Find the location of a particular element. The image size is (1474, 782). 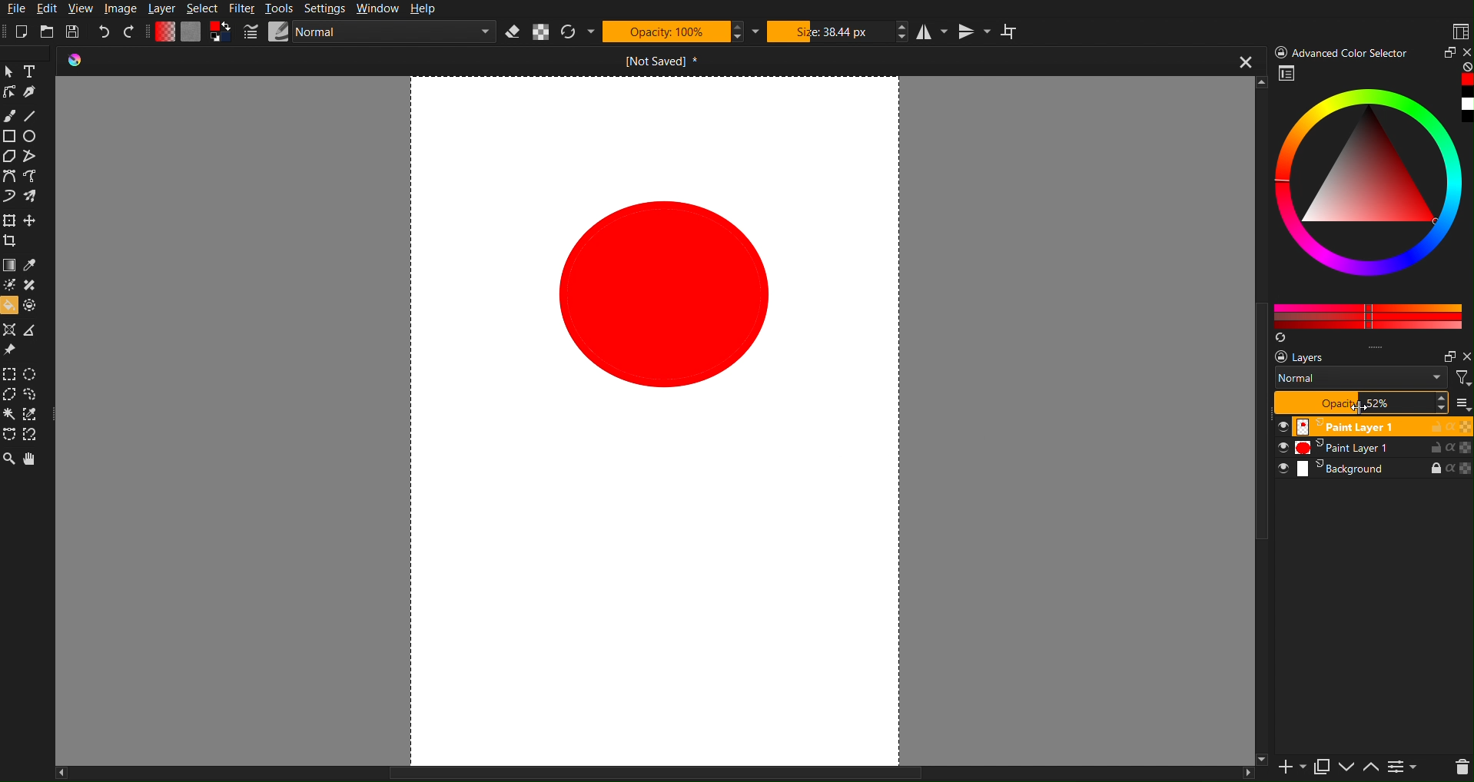

Advance color Picker is located at coordinates (1343, 52).